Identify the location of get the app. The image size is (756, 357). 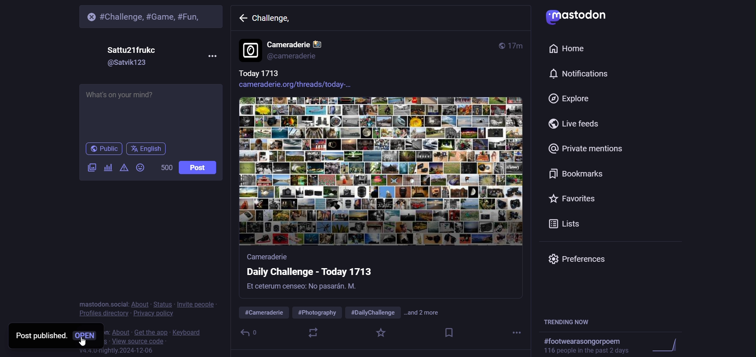
(151, 331).